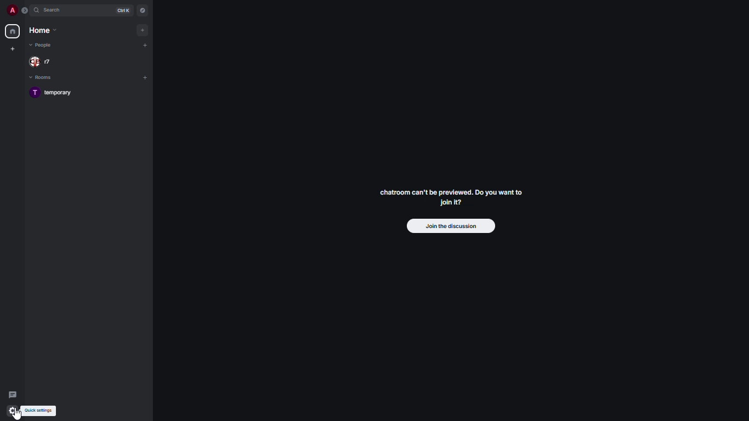 The width and height of the screenshot is (749, 421). What do you see at coordinates (13, 48) in the screenshot?
I see `create new space` at bounding box center [13, 48].